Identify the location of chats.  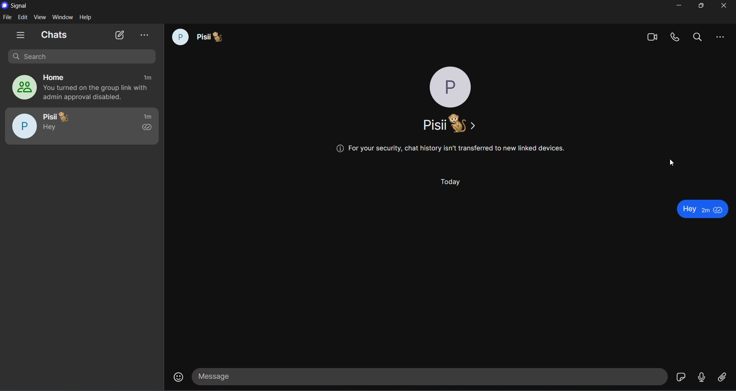
(53, 34).